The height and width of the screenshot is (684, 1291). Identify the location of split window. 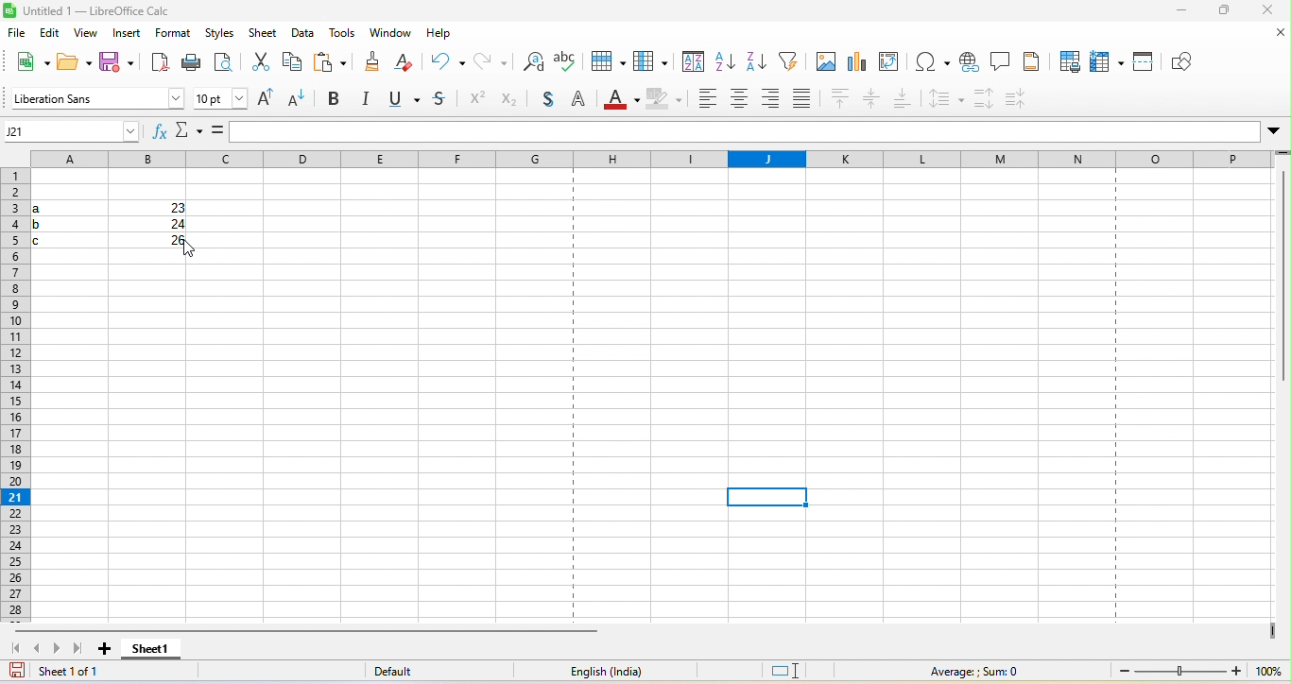
(1143, 61).